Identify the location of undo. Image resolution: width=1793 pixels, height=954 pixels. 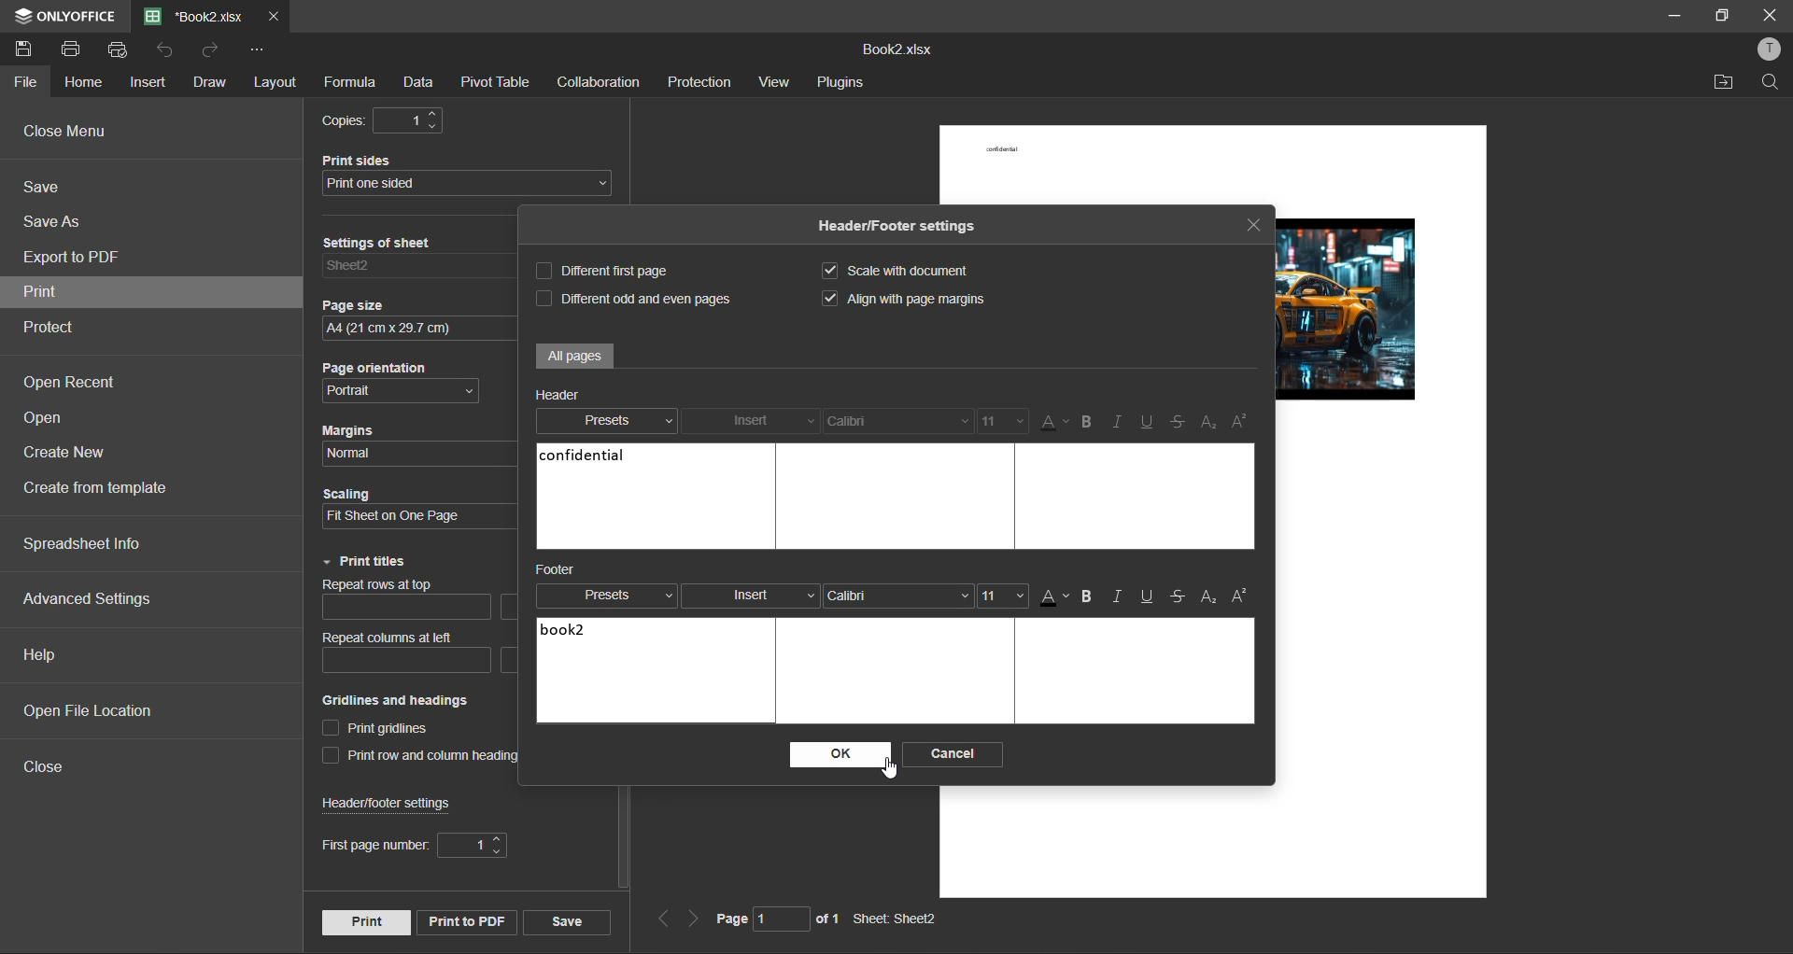
(168, 53).